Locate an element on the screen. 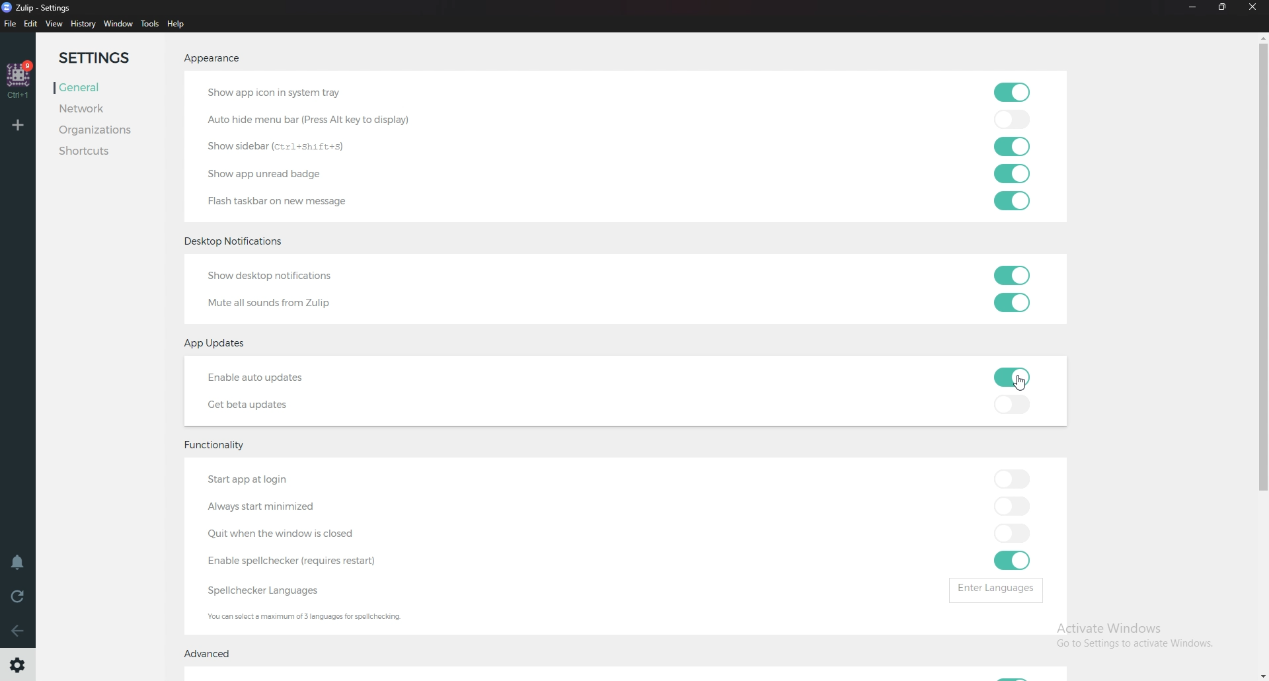 This screenshot has width=1269, height=681. Zulip is located at coordinates (45, 8).